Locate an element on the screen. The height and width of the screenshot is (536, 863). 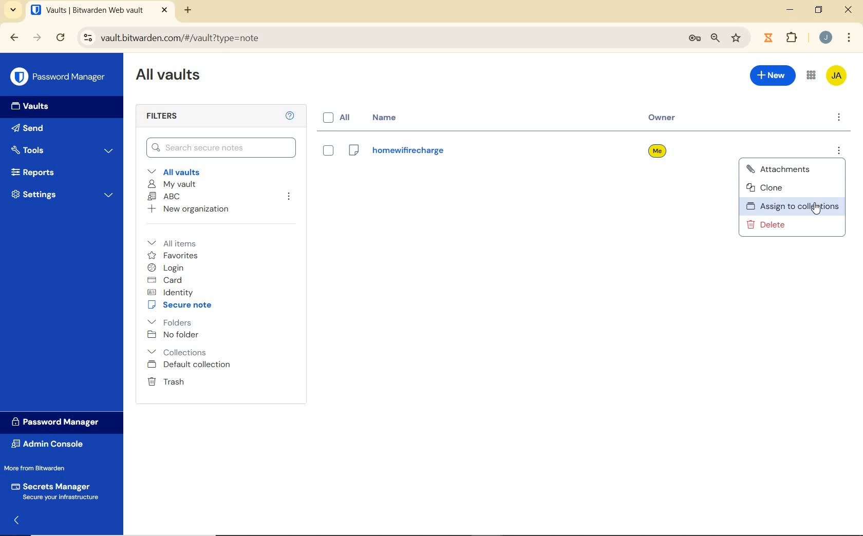
login is located at coordinates (167, 267).